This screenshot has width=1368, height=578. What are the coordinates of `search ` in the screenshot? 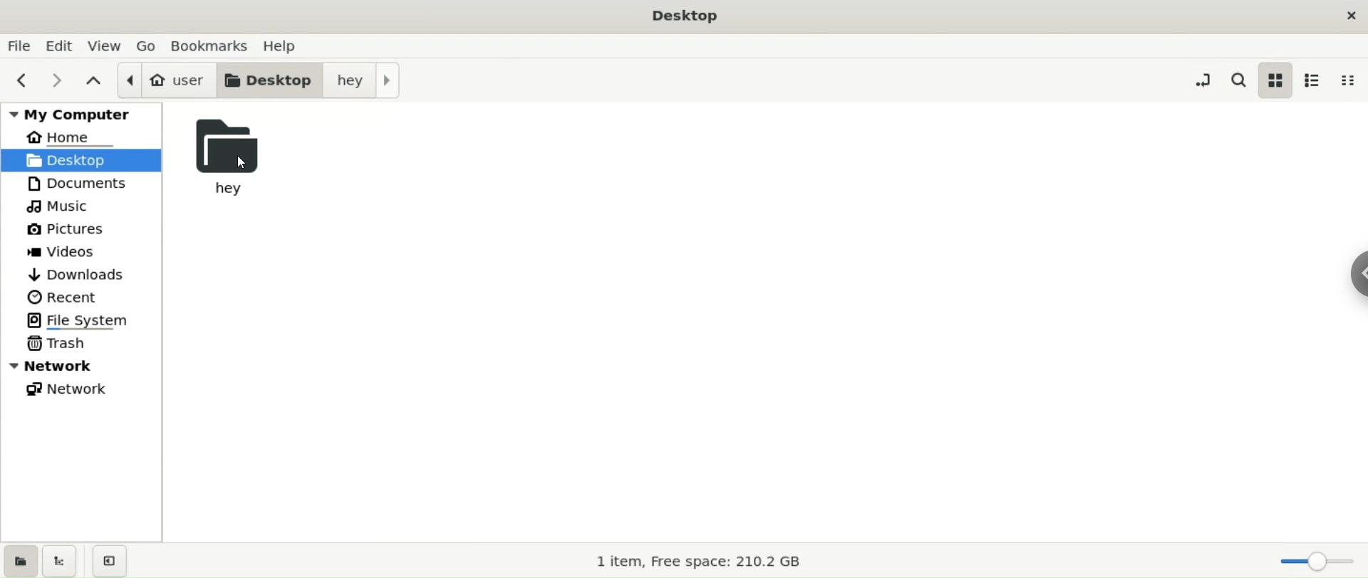 It's located at (1243, 80).